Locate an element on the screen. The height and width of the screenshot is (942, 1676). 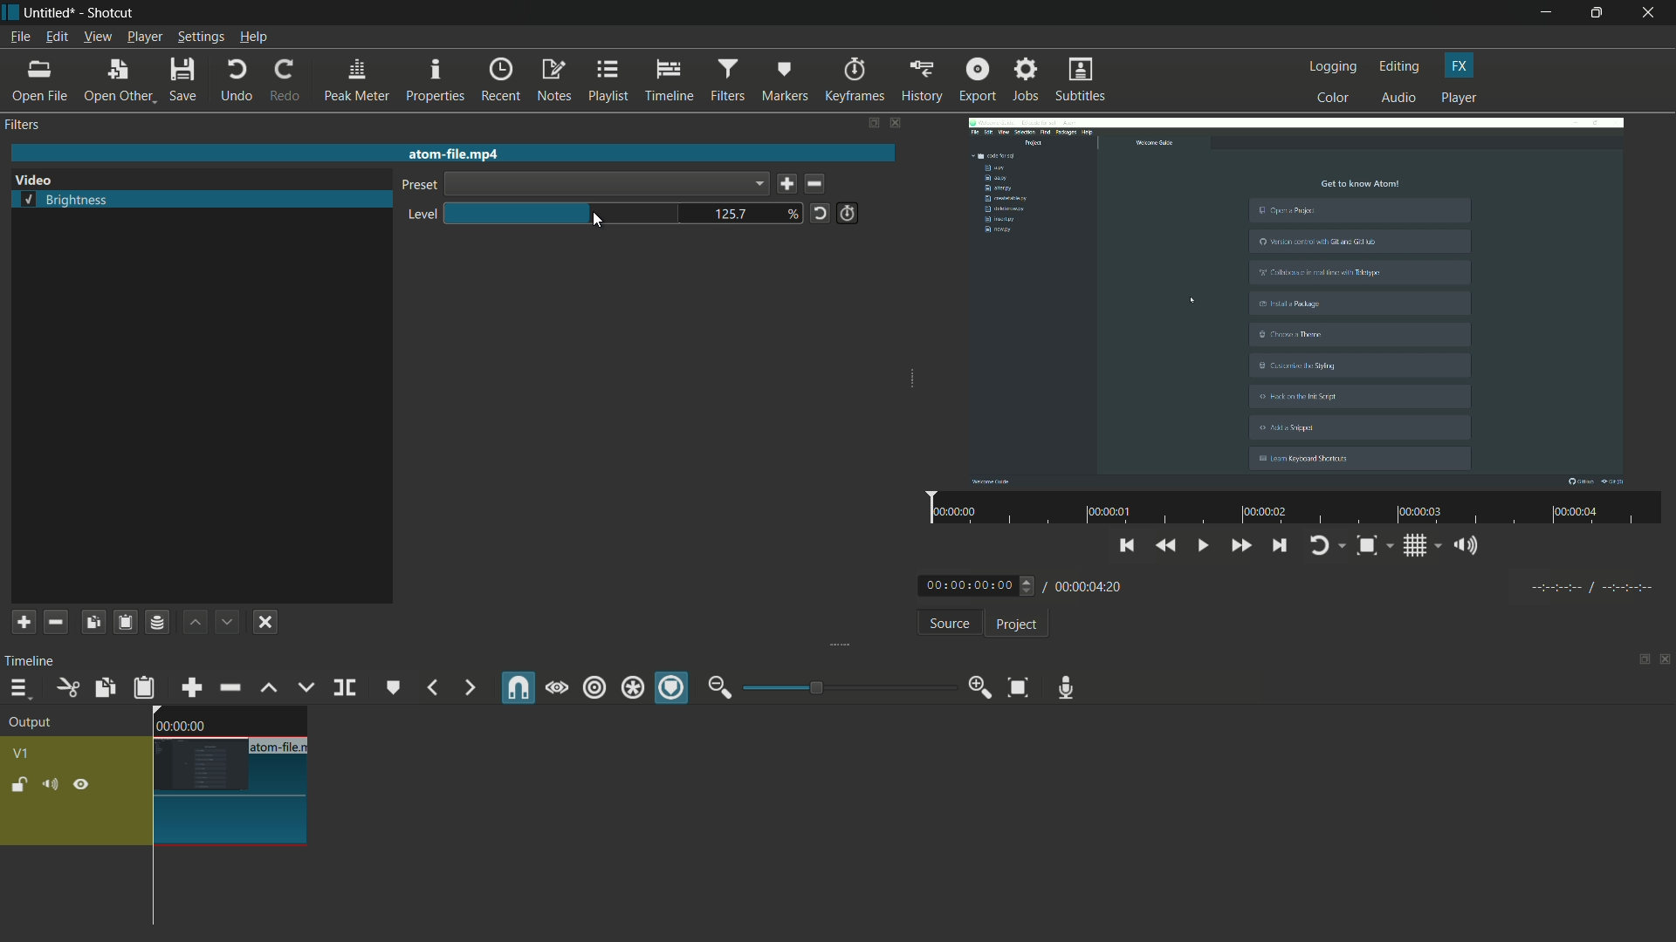
00:00:00:00 (current time) is located at coordinates (979, 584).